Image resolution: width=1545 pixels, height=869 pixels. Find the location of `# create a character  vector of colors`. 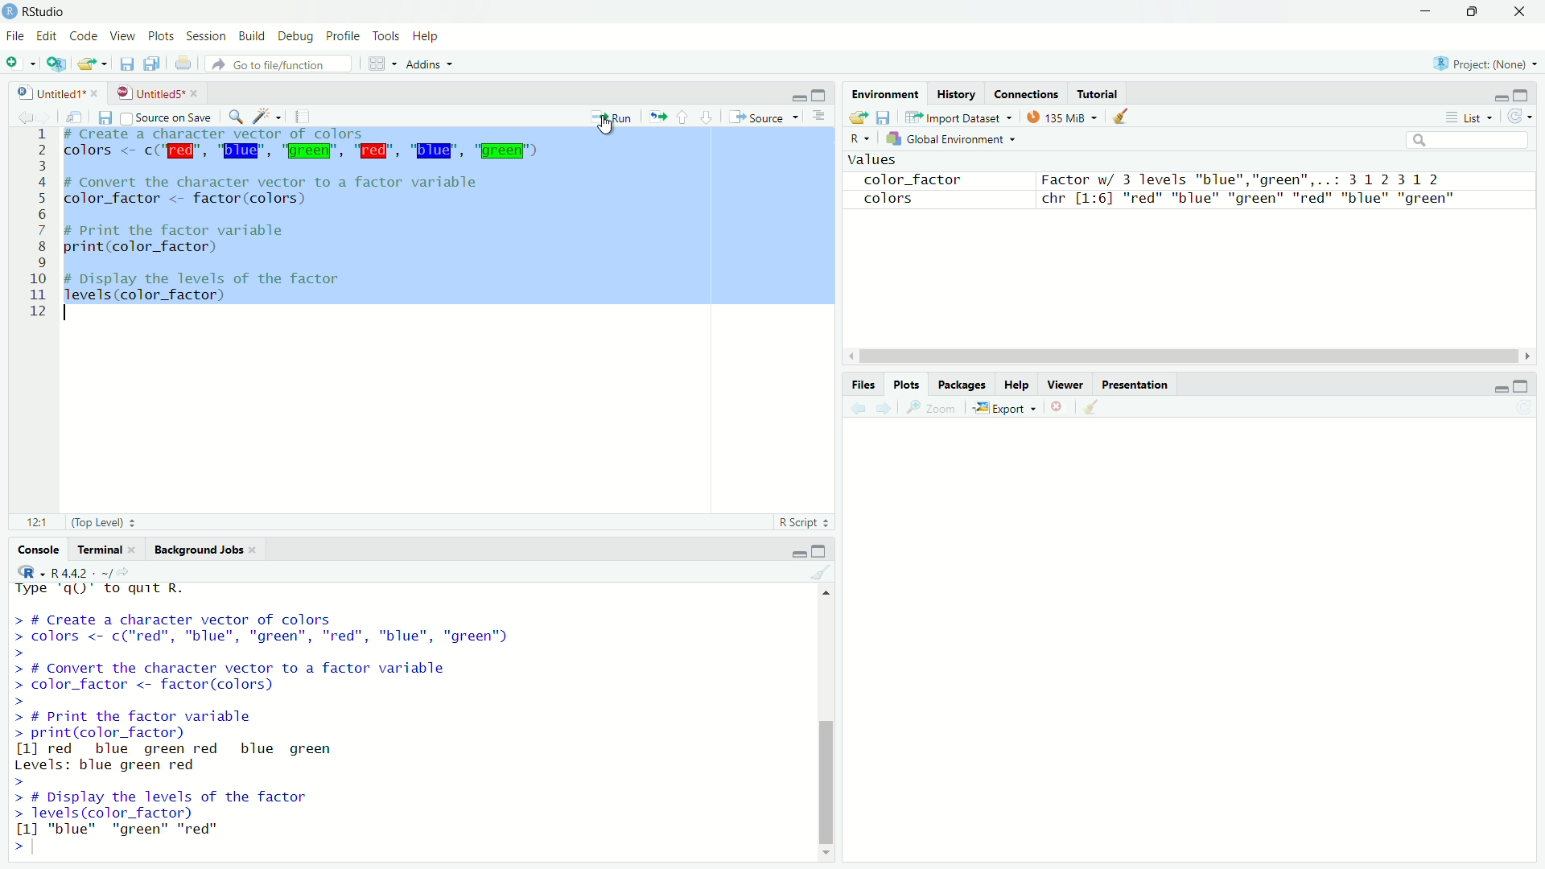

# create a character  vector of colors is located at coordinates (243, 134).